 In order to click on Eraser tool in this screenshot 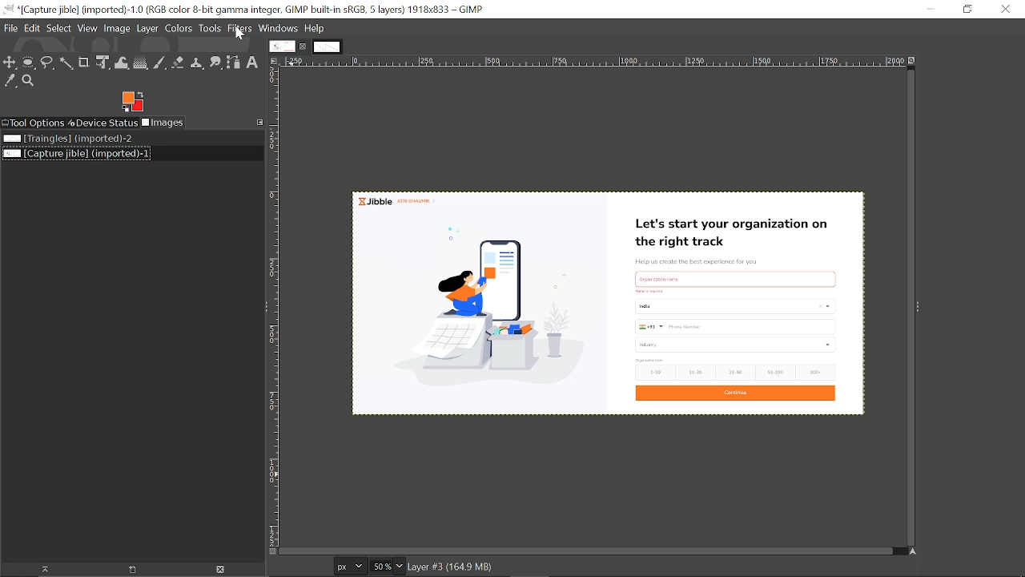, I will do `click(180, 63)`.